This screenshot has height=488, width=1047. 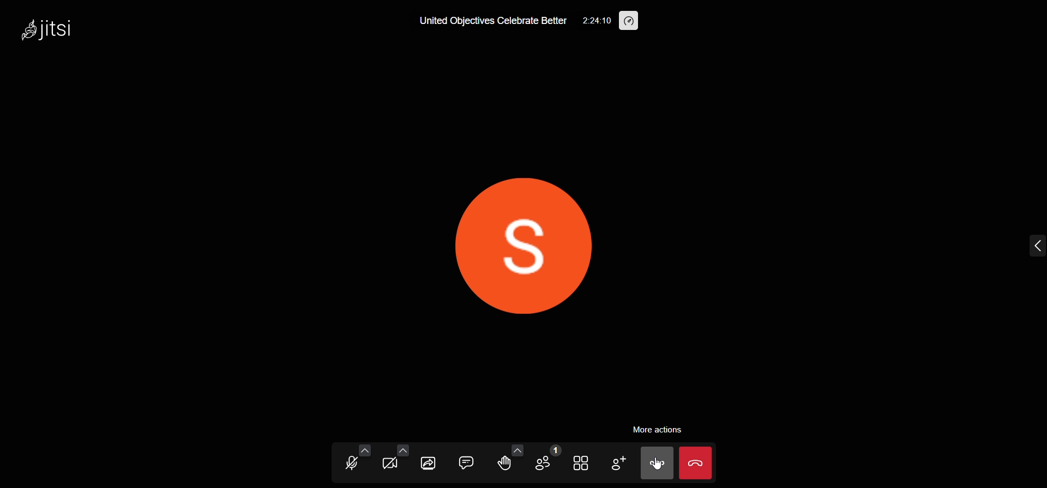 What do you see at coordinates (618, 462) in the screenshot?
I see `invite people` at bounding box center [618, 462].